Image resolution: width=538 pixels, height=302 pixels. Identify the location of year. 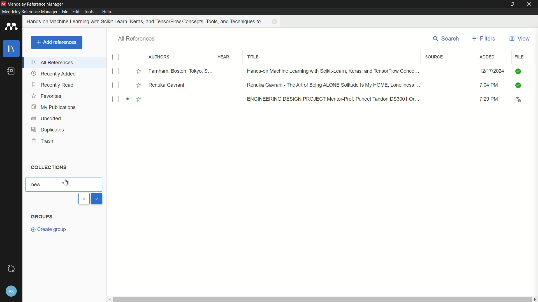
(224, 57).